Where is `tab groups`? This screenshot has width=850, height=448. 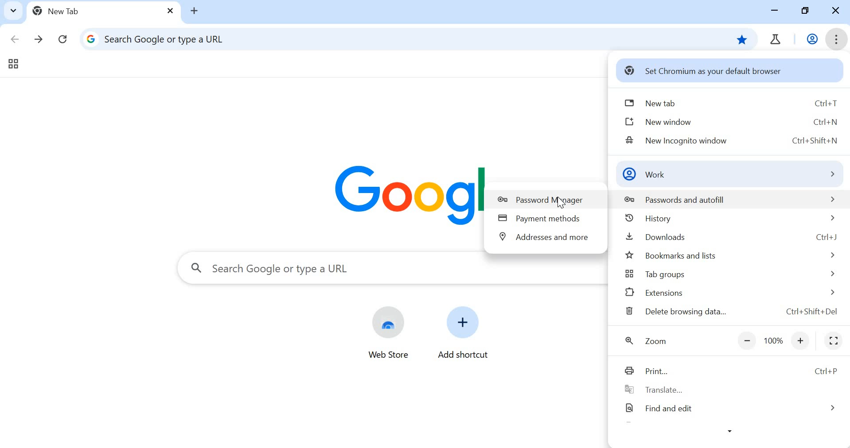 tab groups is located at coordinates (14, 64).